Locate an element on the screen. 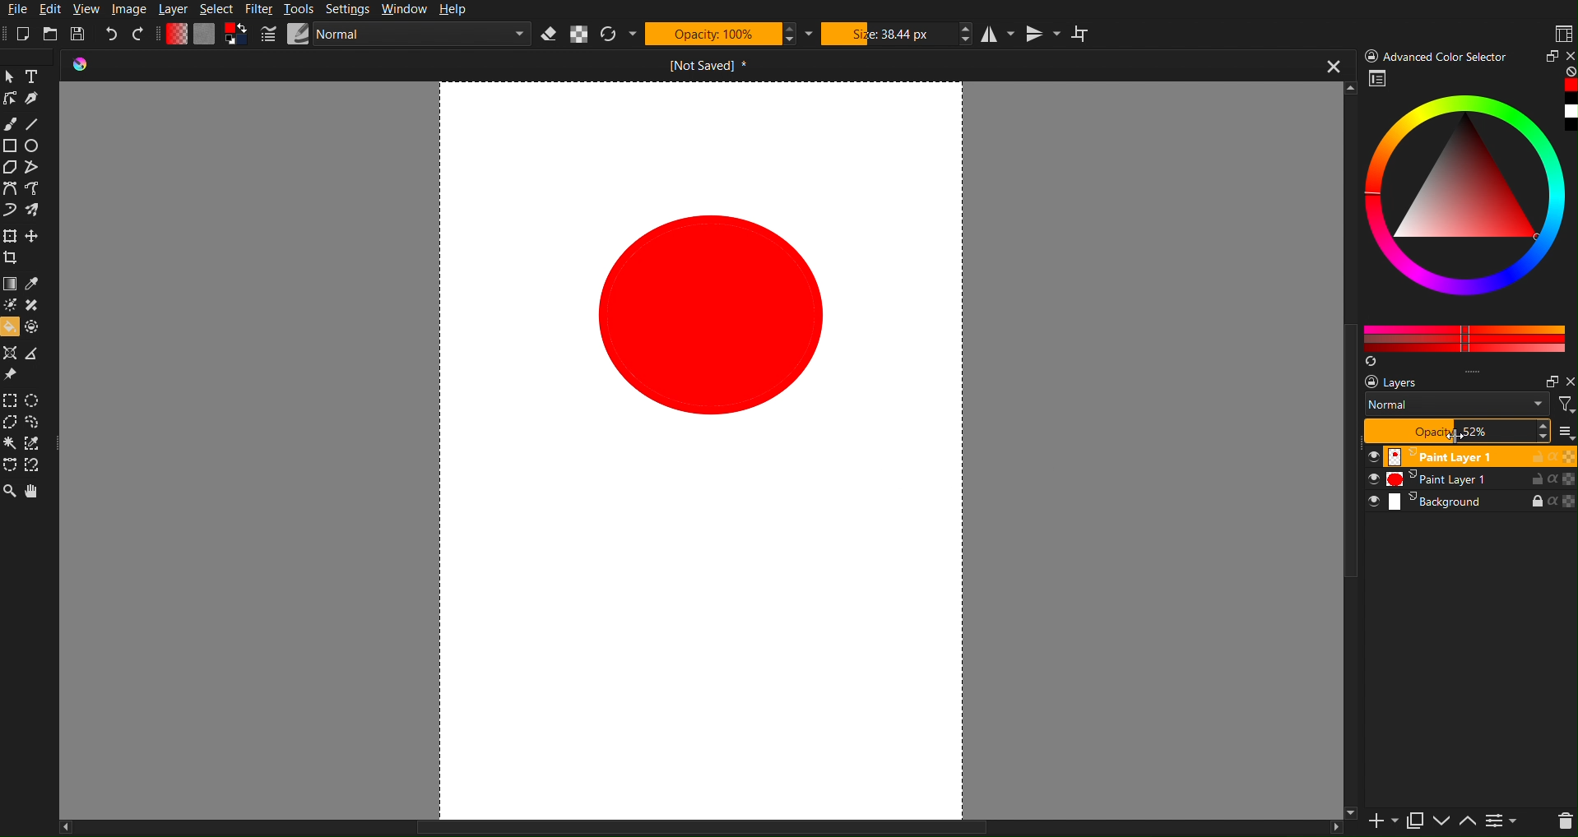  Move Layer is located at coordinates (34, 237).